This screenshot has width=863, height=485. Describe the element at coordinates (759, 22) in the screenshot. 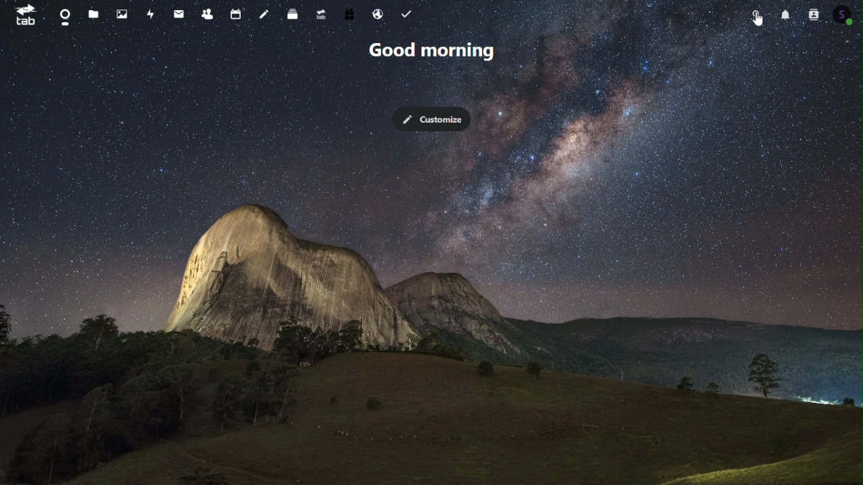

I see `cursor` at that location.